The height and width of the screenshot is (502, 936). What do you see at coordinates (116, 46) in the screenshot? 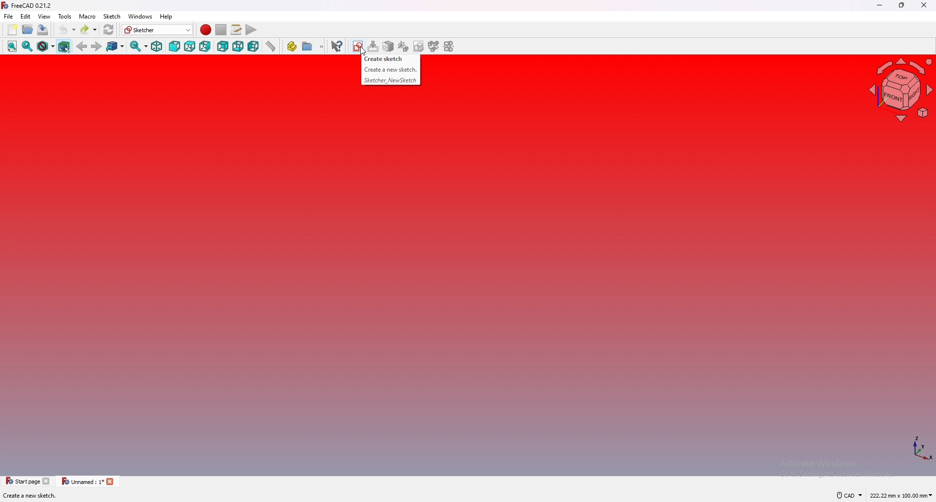
I see `goto linked object` at bounding box center [116, 46].